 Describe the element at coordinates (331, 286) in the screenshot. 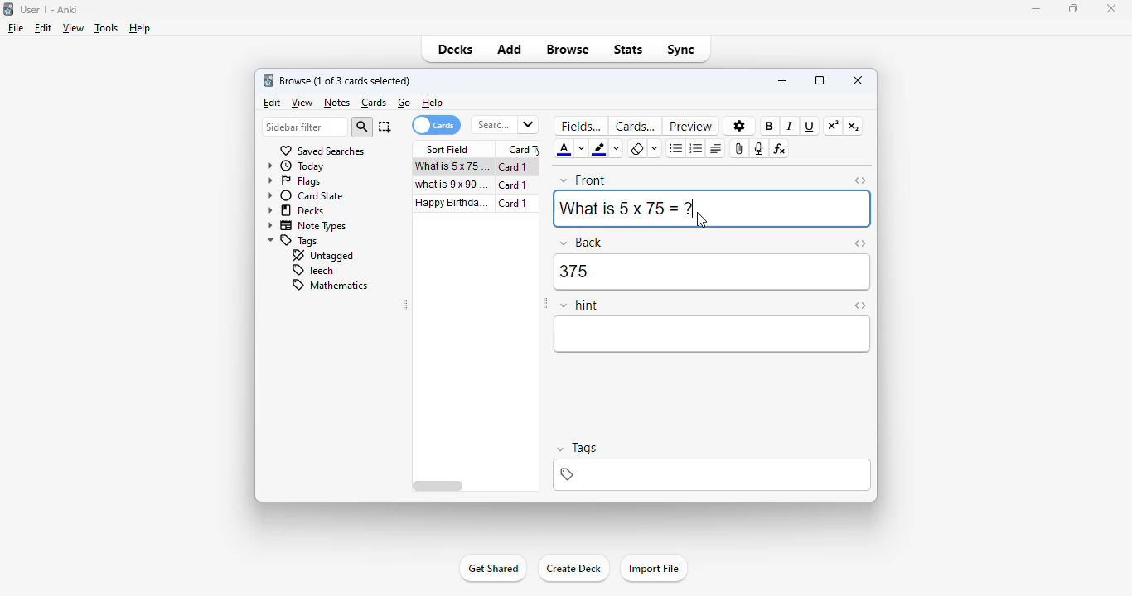

I see `mathematics` at that location.